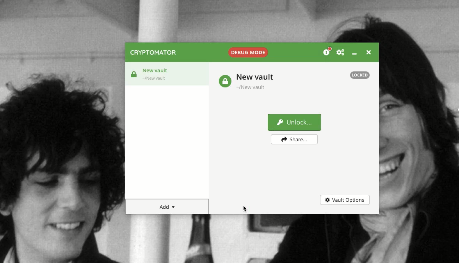 The width and height of the screenshot is (459, 263). Describe the element at coordinates (341, 52) in the screenshot. I see `Preferences` at that location.